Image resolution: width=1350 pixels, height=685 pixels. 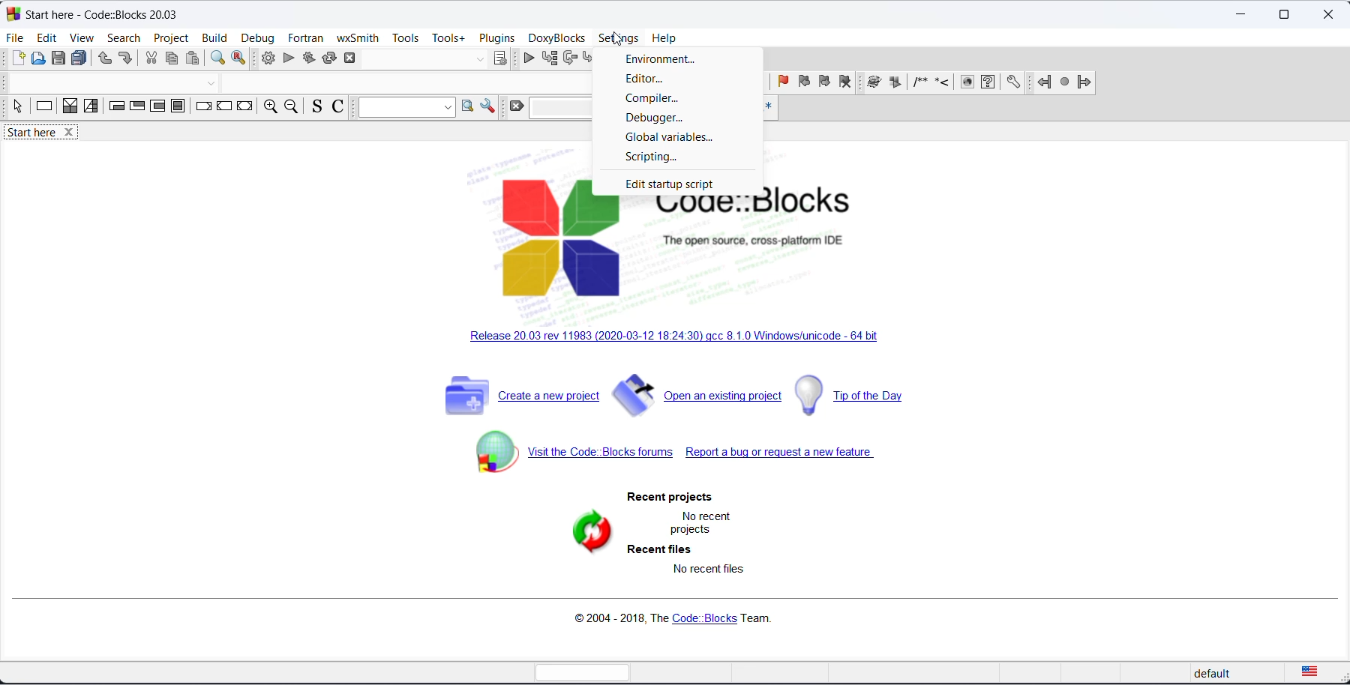 What do you see at coordinates (16, 38) in the screenshot?
I see `file` at bounding box center [16, 38].